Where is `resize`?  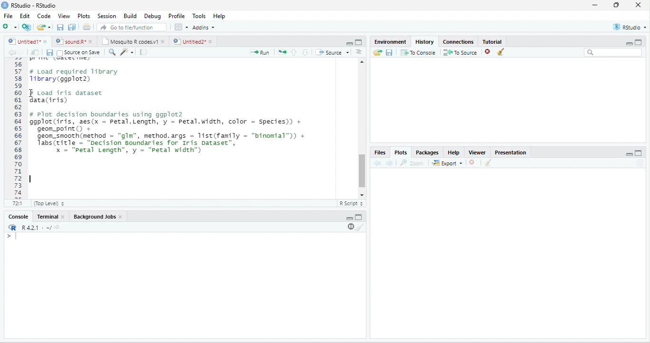
resize is located at coordinates (617, 5).